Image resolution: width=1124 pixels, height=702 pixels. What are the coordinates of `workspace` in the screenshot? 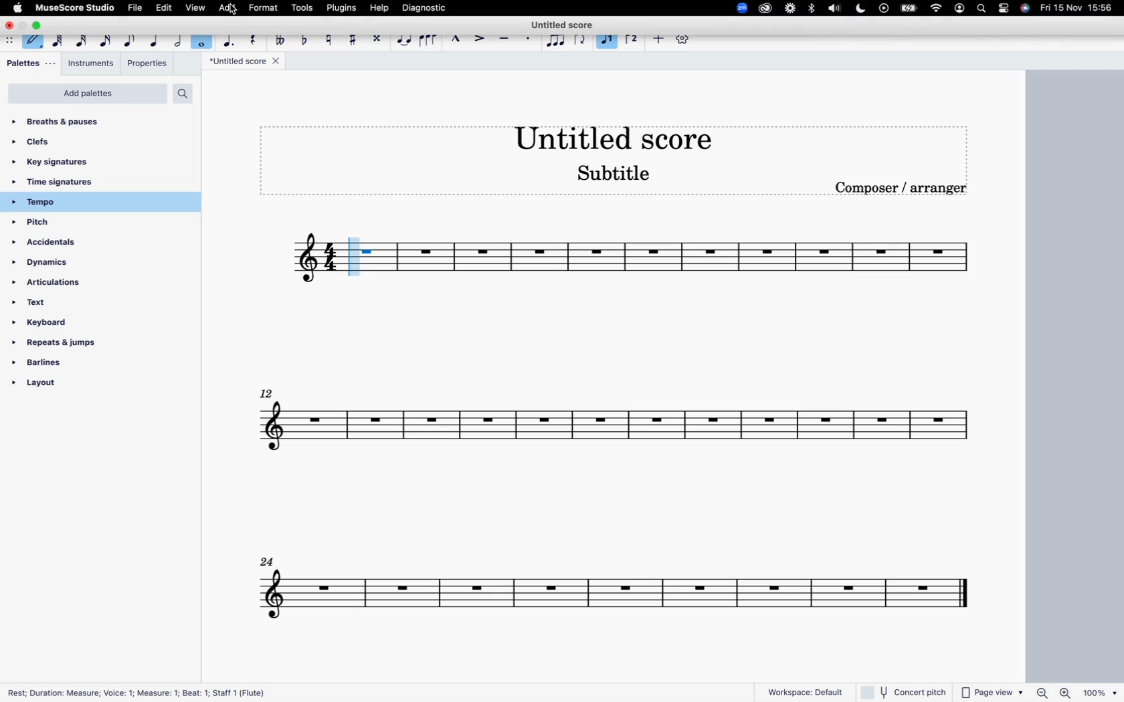 It's located at (799, 688).